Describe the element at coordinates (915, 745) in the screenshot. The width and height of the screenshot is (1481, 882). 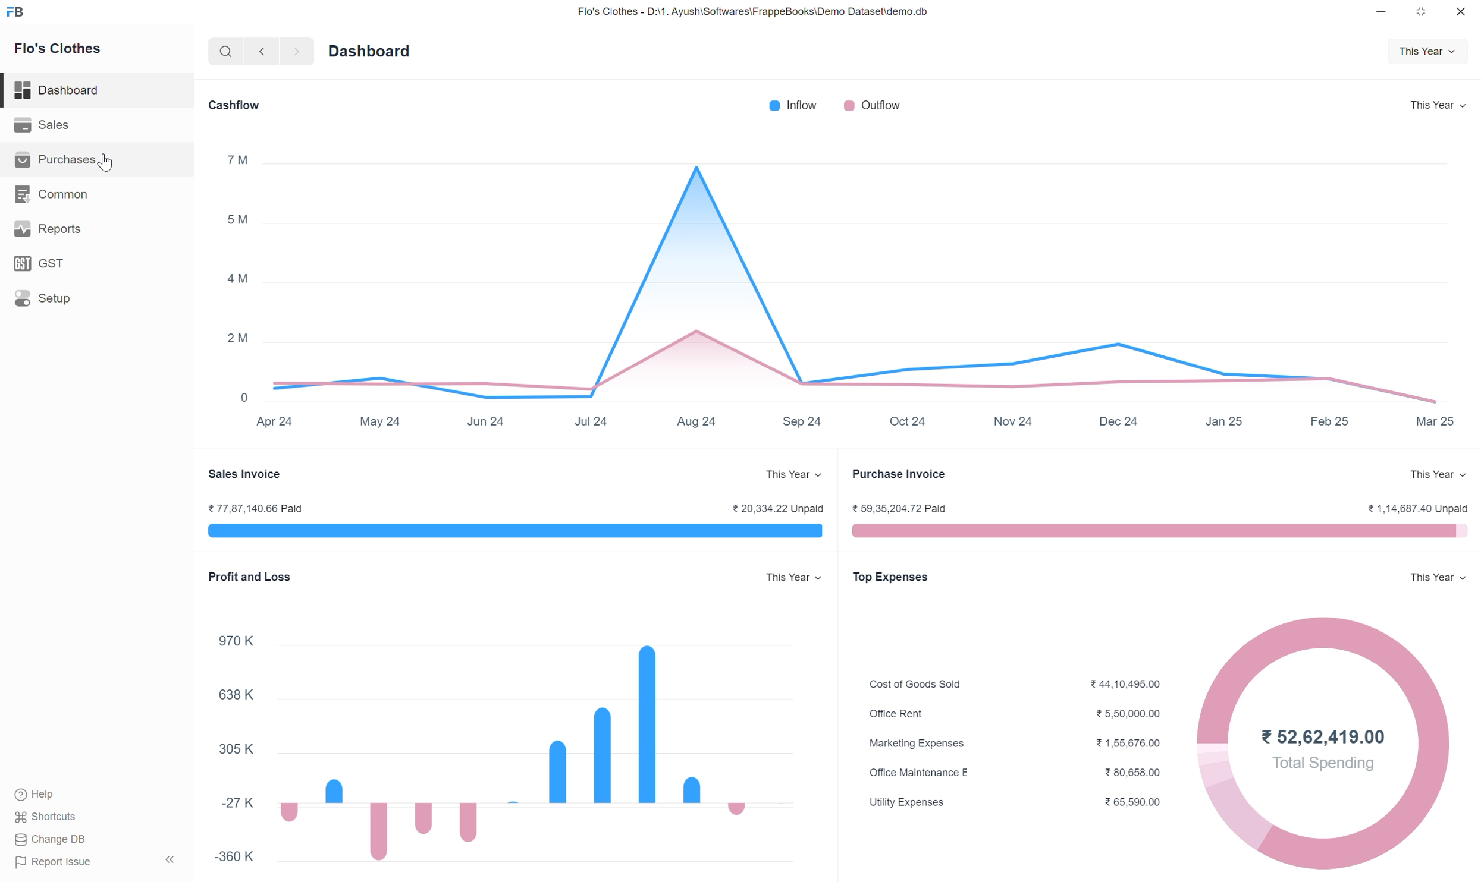
I see `` at that location.